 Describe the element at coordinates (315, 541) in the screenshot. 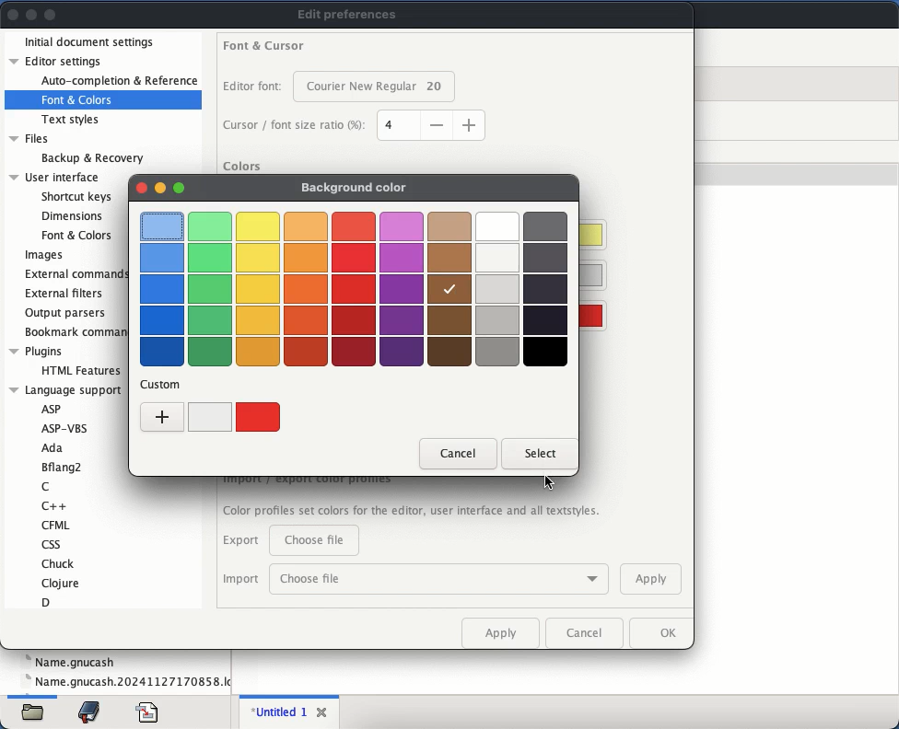

I see `choose file` at that location.